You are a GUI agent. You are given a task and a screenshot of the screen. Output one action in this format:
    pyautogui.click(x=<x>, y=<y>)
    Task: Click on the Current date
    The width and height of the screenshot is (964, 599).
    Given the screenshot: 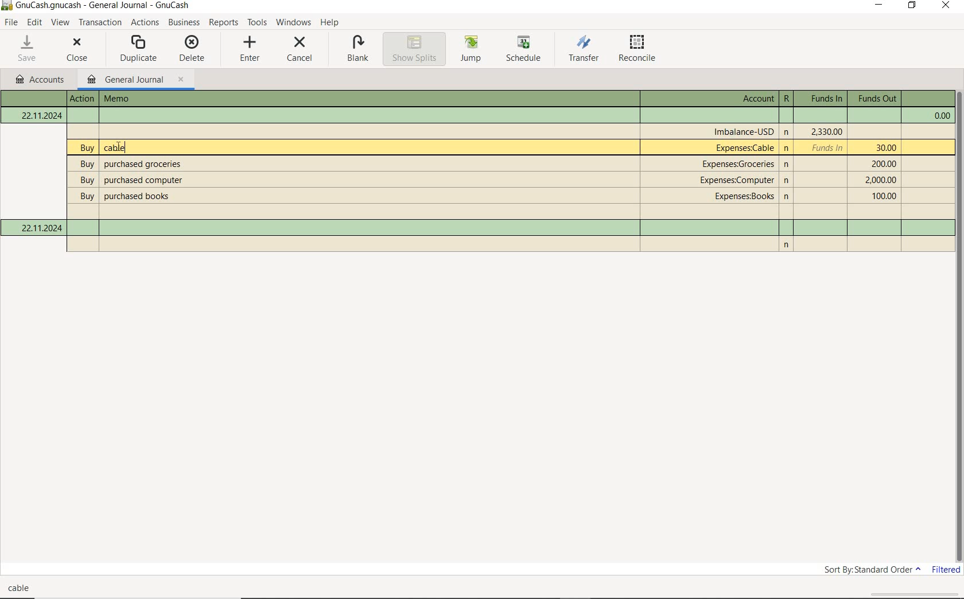 What is the action you would take?
    pyautogui.click(x=40, y=227)
    